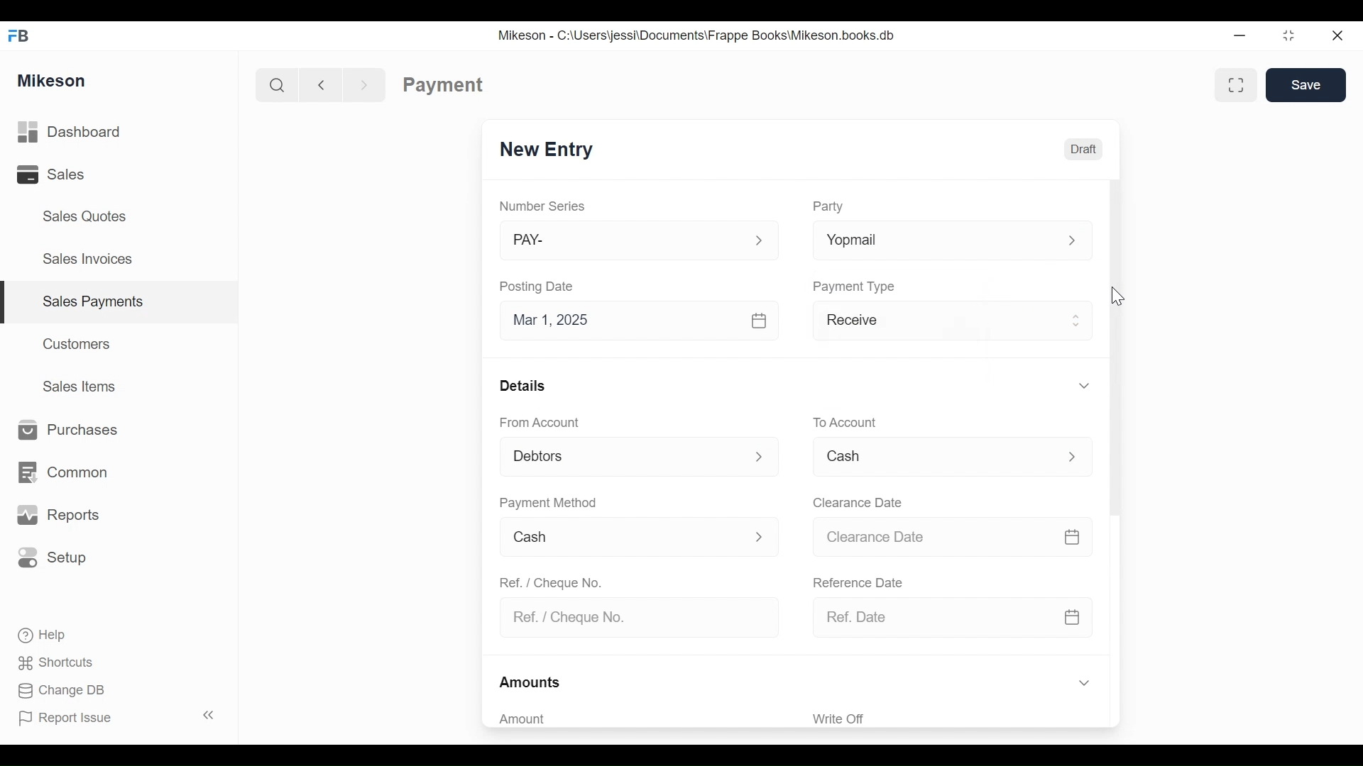 The image size is (1363, 766). What do you see at coordinates (273, 84) in the screenshot?
I see `Search` at bounding box center [273, 84].